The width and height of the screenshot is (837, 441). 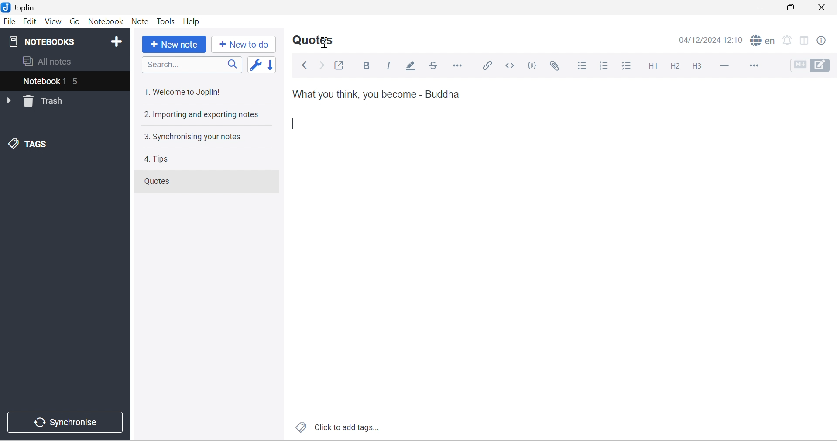 What do you see at coordinates (30, 22) in the screenshot?
I see `Edit` at bounding box center [30, 22].